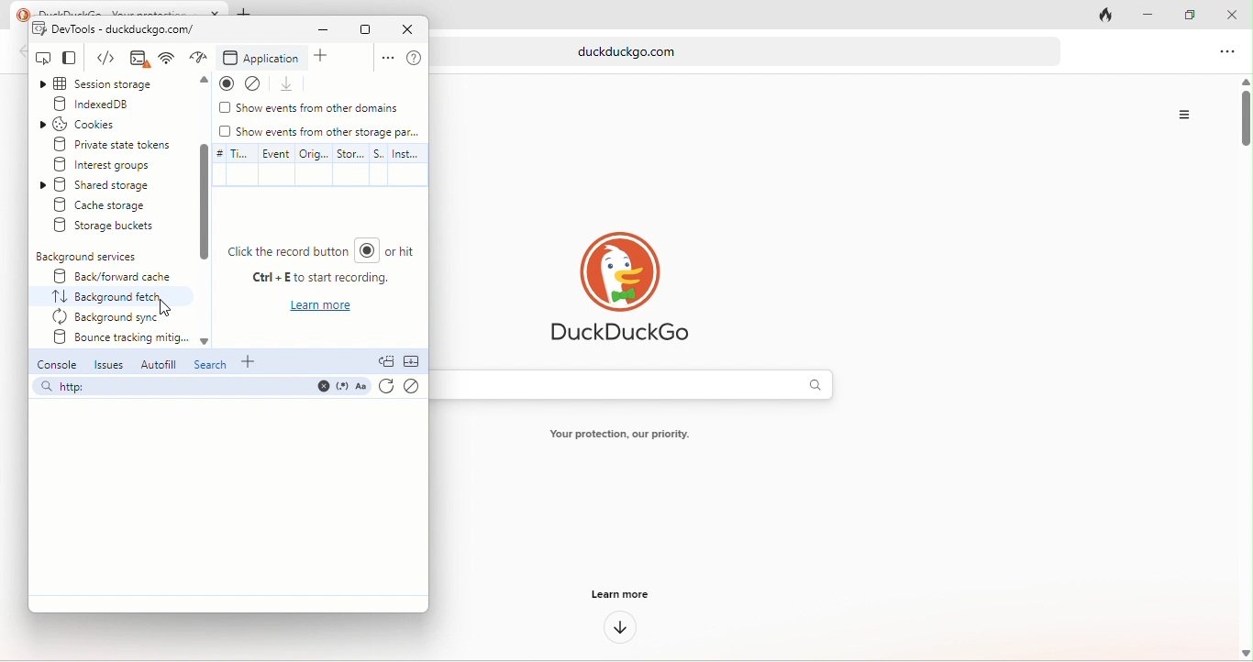 The image size is (1253, 662). What do you see at coordinates (114, 205) in the screenshot?
I see `create storage` at bounding box center [114, 205].